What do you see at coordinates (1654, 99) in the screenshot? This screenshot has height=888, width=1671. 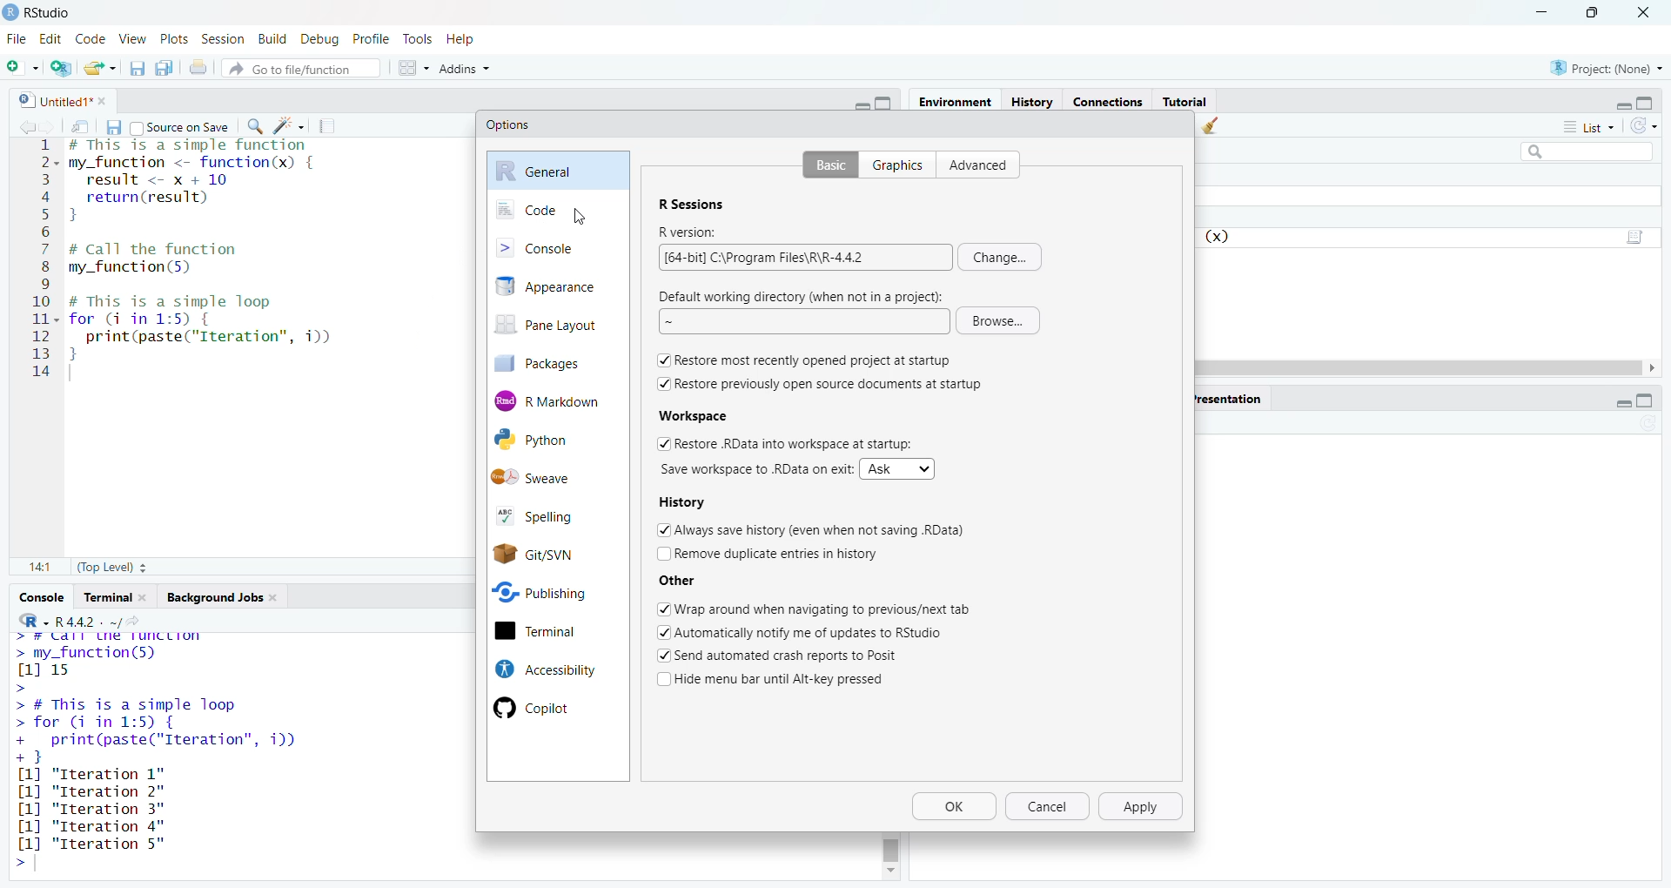 I see `maximize` at bounding box center [1654, 99].